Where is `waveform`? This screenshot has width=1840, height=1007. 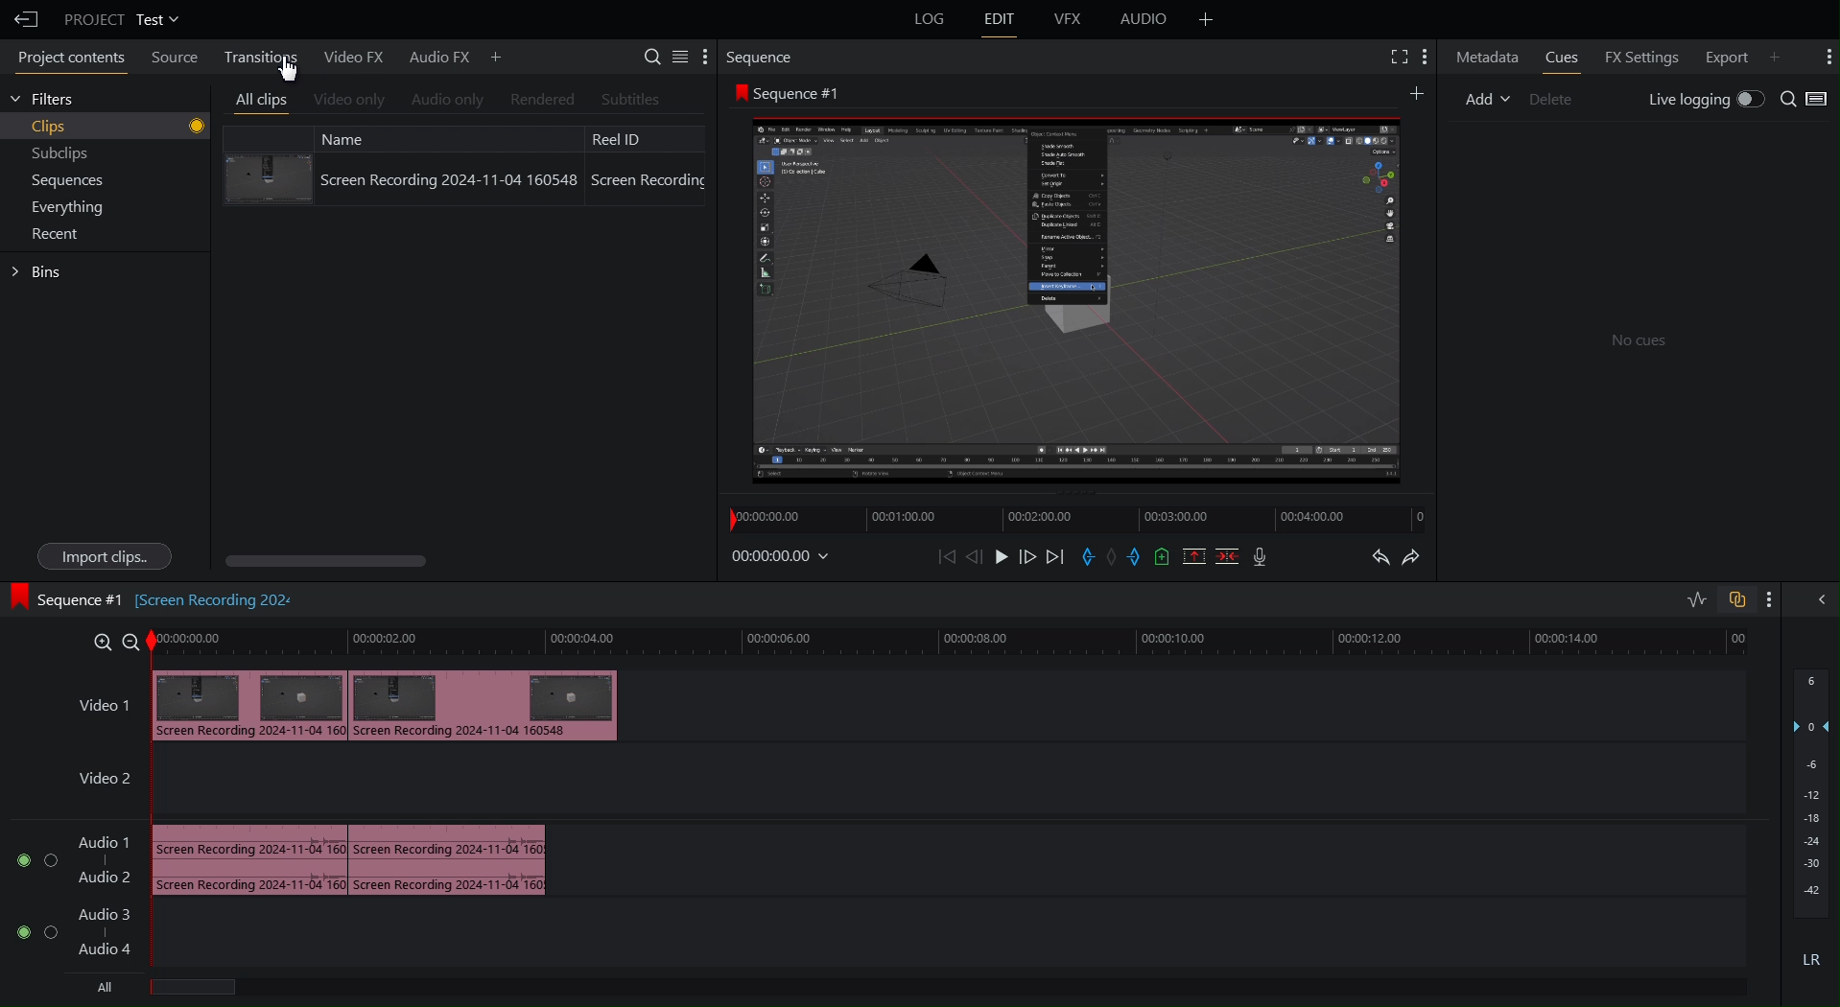
waveform is located at coordinates (1695, 597).